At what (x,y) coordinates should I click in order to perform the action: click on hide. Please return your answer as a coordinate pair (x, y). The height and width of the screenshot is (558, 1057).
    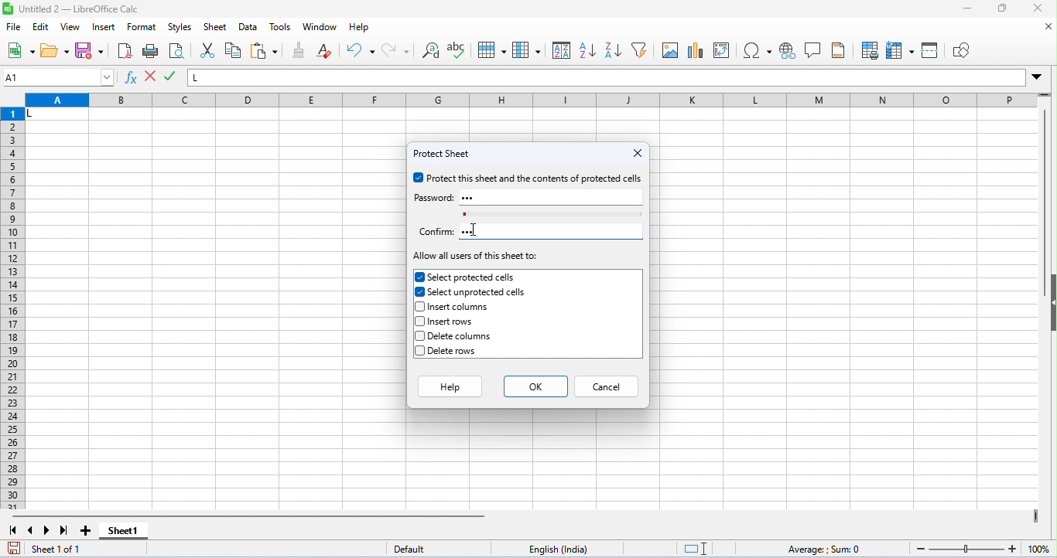
    Looking at the image, I should click on (1050, 301).